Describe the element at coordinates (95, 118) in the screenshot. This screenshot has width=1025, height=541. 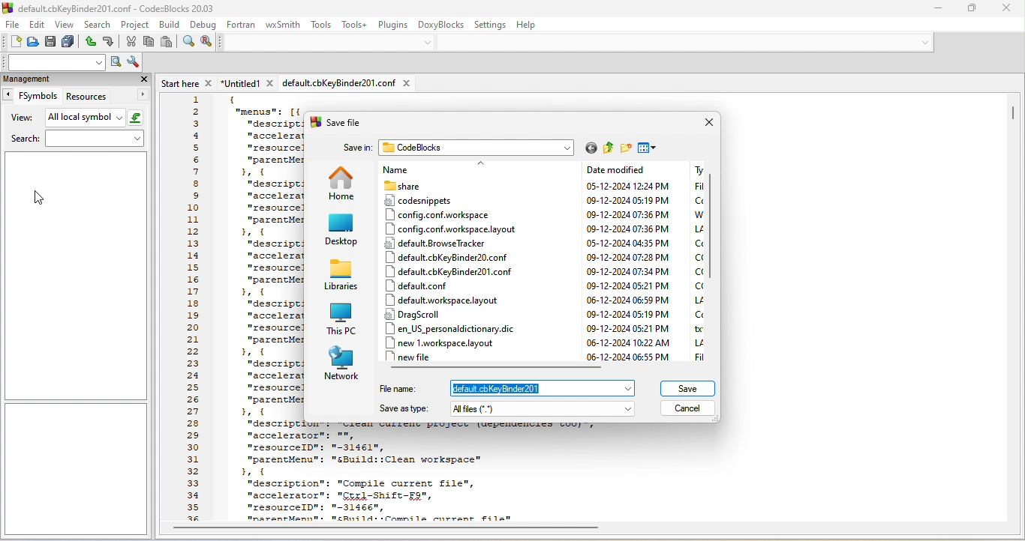
I see `all local symbol` at that location.